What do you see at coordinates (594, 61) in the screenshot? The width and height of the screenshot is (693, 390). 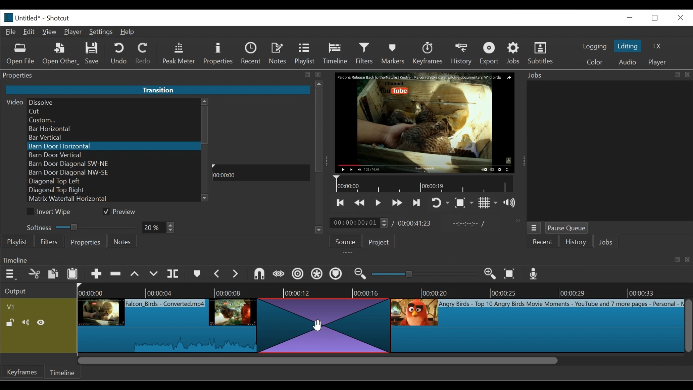 I see `Color` at bounding box center [594, 61].